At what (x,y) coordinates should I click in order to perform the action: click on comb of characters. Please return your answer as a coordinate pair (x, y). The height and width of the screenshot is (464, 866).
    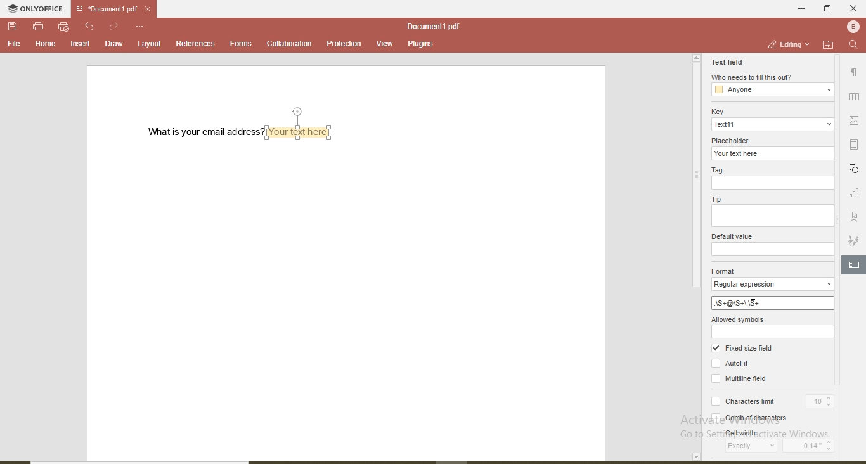
    Looking at the image, I should click on (745, 416).